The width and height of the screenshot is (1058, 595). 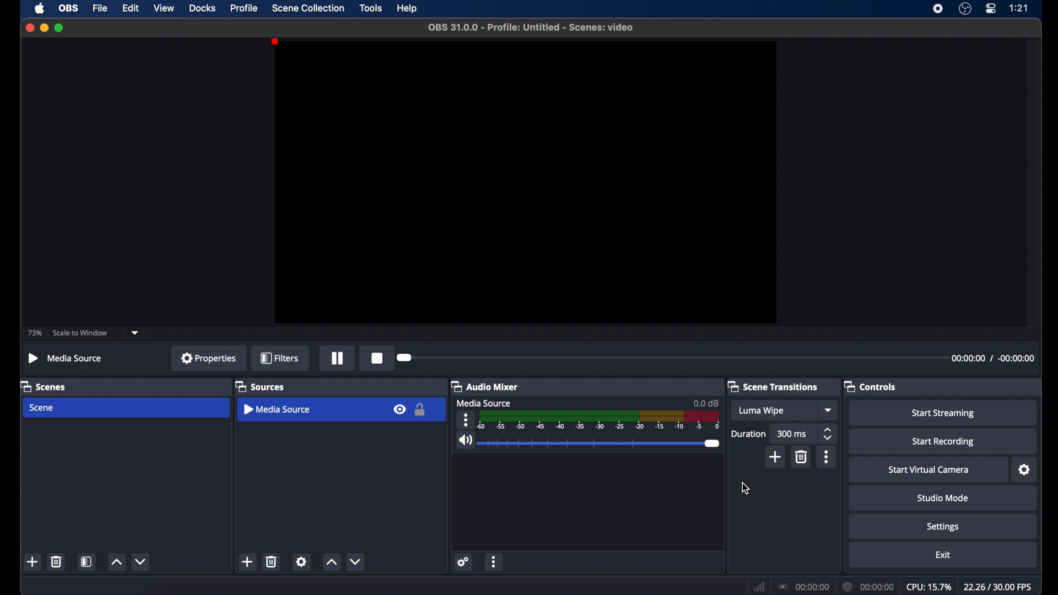 I want to click on delete, so click(x=56, y=561).